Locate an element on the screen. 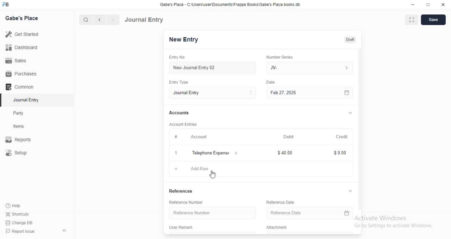  Close is located at coordinates (444, 5).